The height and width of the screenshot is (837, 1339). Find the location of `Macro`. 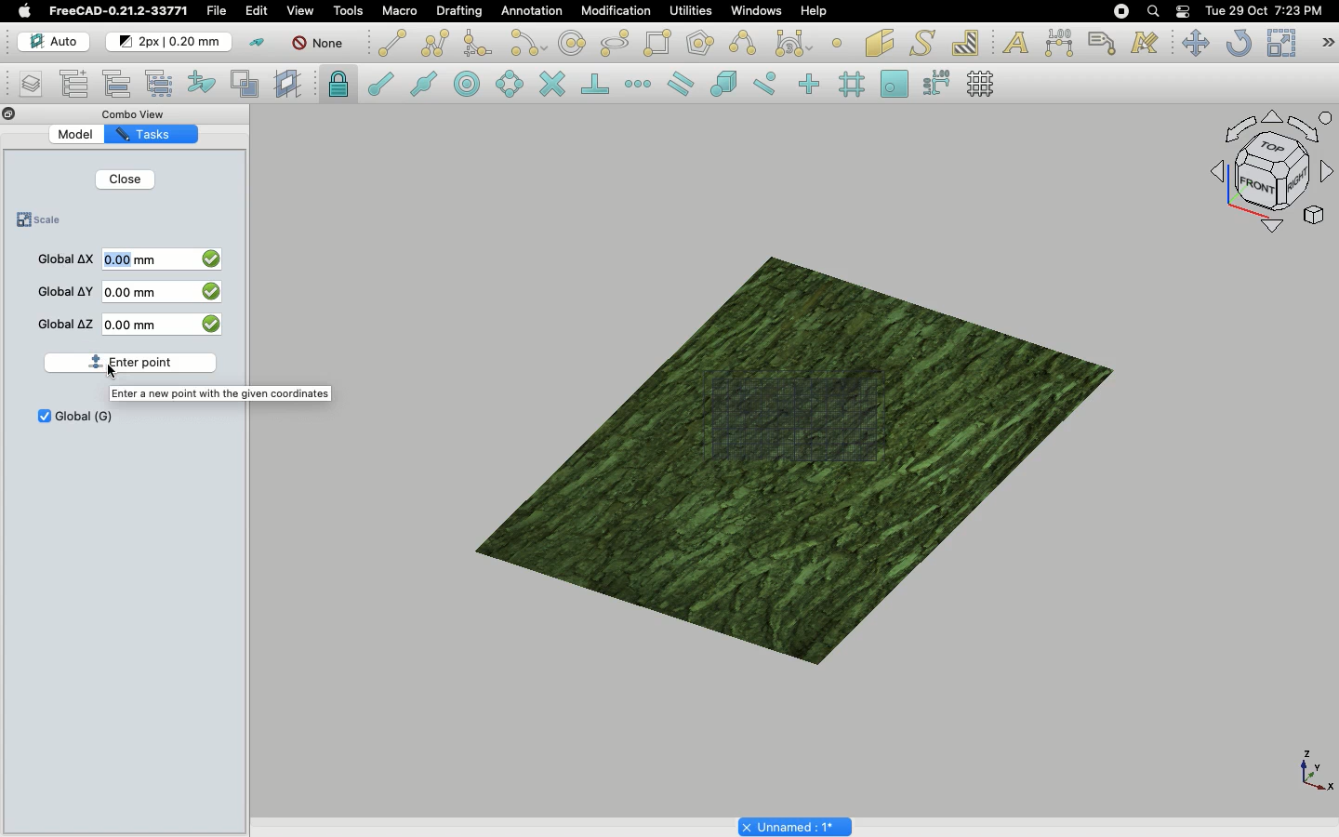

Macro is located at coordinates (401, 11).